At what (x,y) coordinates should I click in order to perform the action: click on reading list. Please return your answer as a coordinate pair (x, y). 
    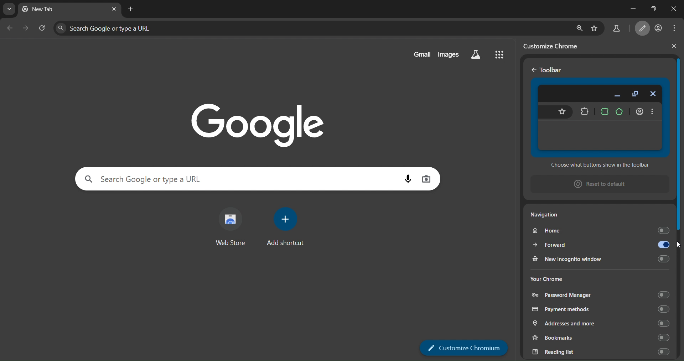
    Looking at the image, I should click on (599, 352).